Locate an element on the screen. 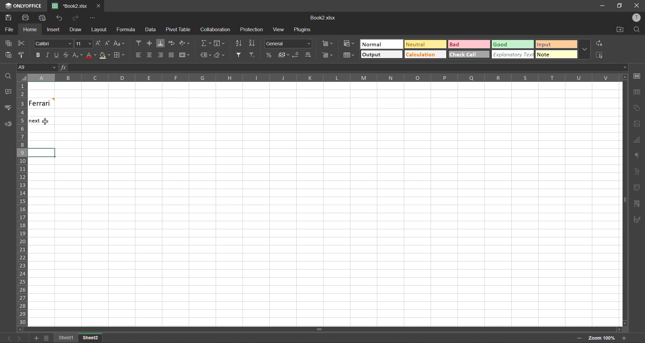 This screenshot has height=343, width=645. image is located at coordinates (637, 125).